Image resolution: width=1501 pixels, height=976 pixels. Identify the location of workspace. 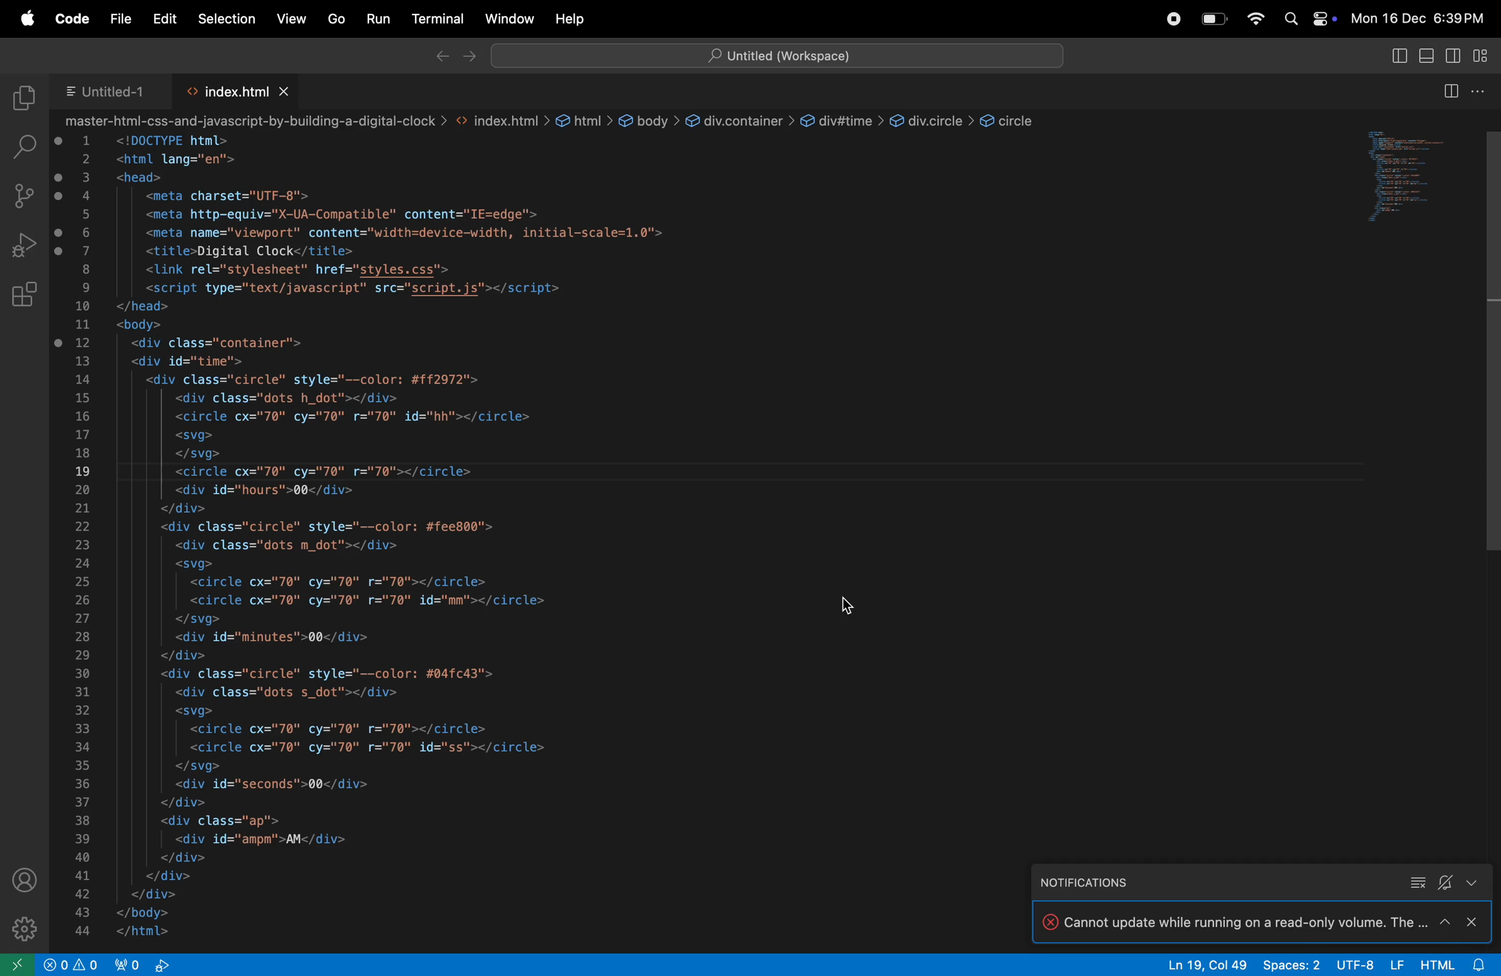
(777, 54).